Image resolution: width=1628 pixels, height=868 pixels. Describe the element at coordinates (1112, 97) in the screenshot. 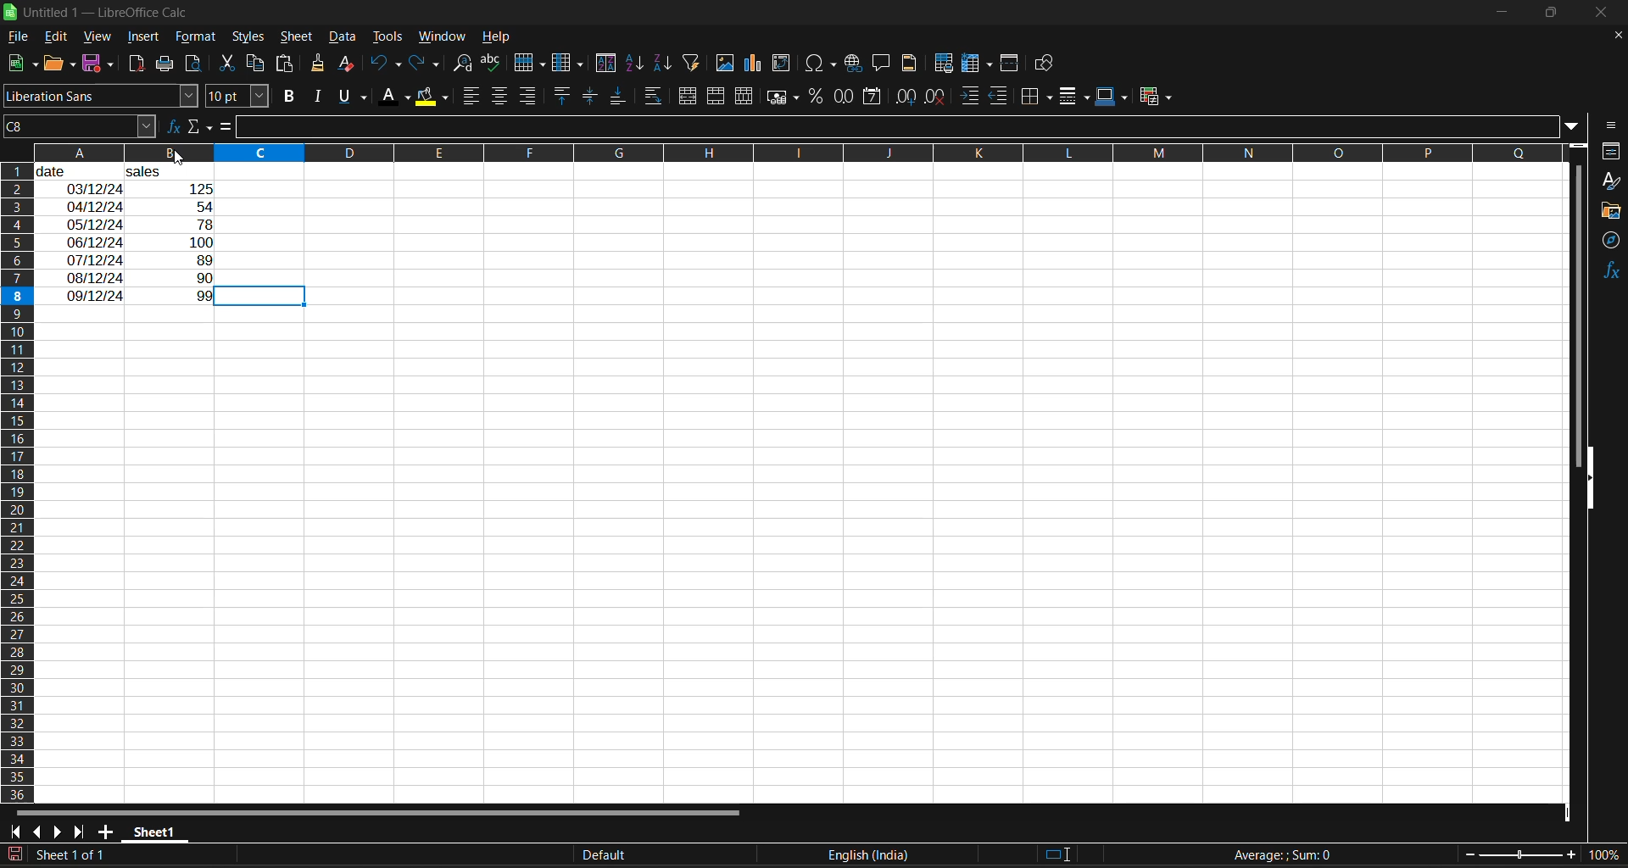

I see `border color` at that location.